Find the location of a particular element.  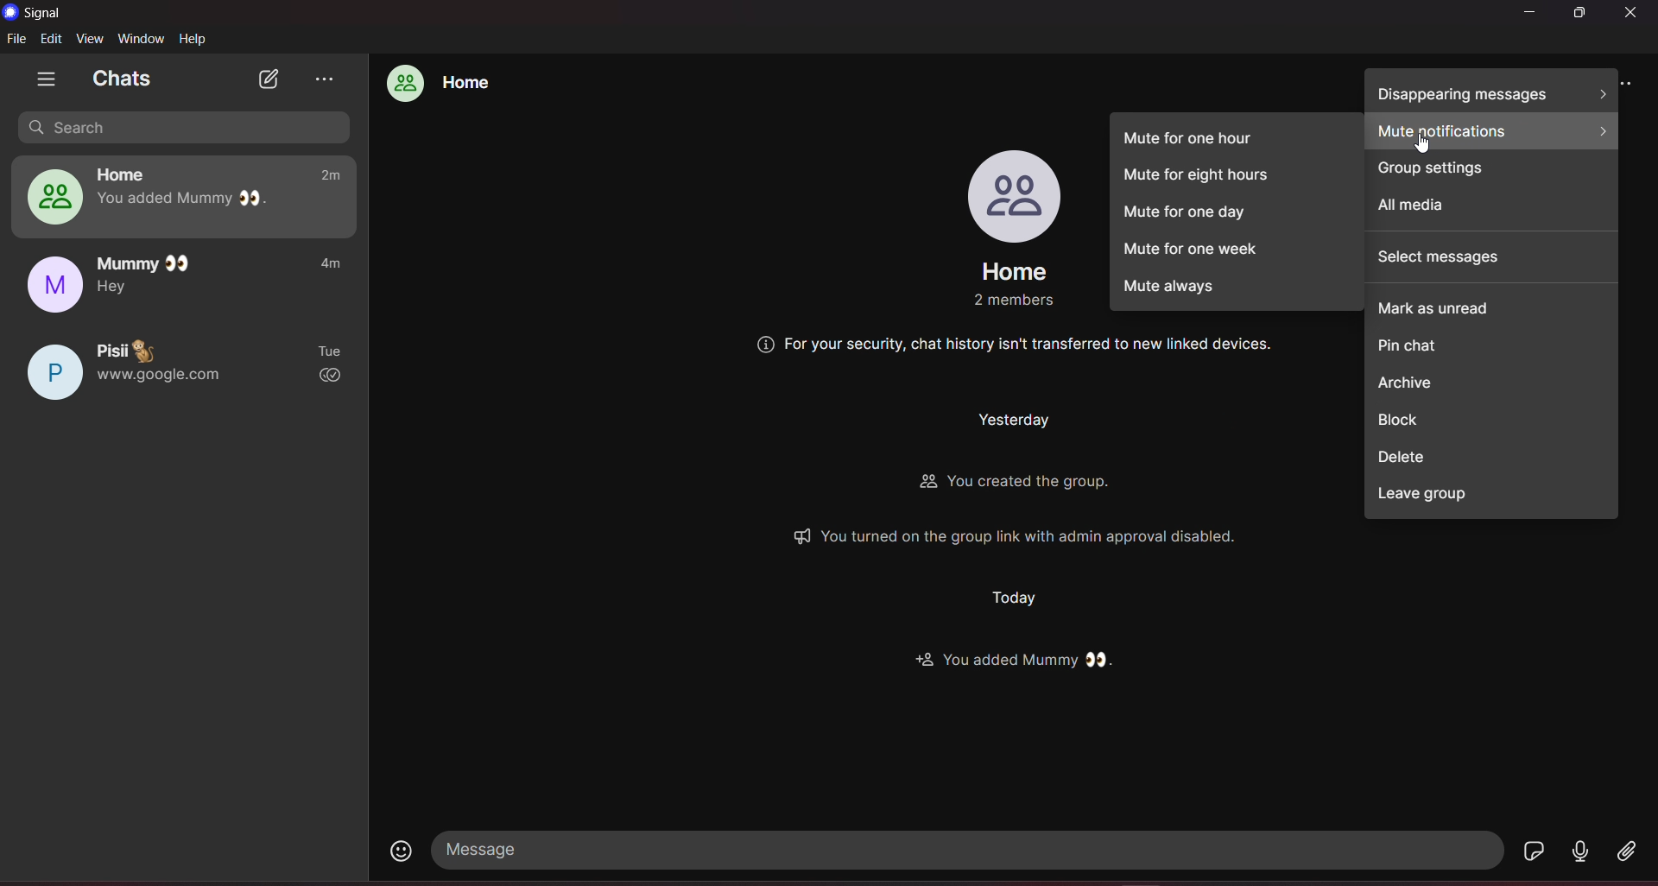

stickers is located at coordinates (1534, 851).